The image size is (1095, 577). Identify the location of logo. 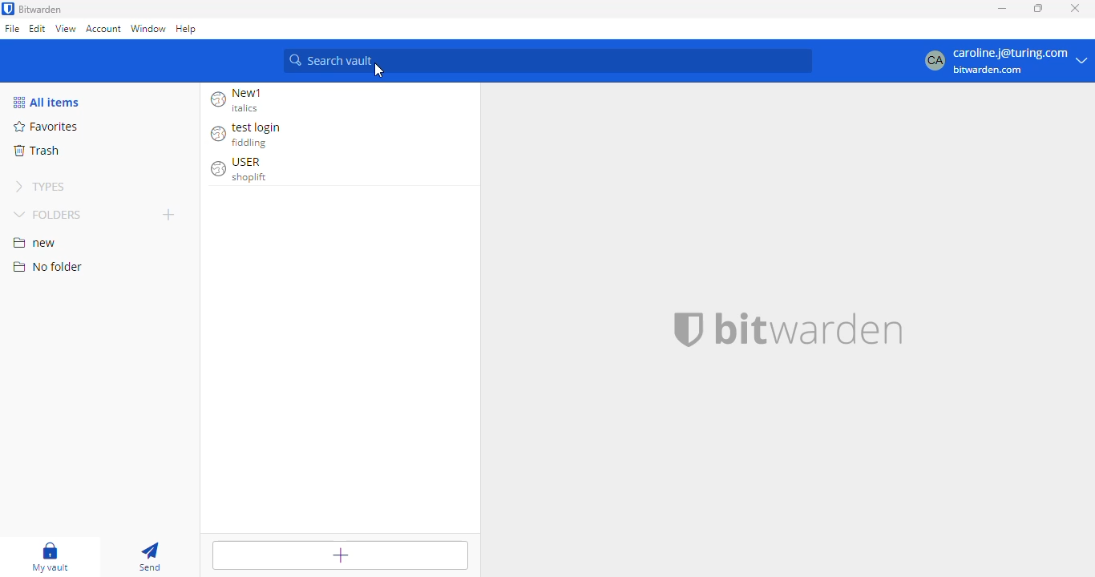
(8, 8).